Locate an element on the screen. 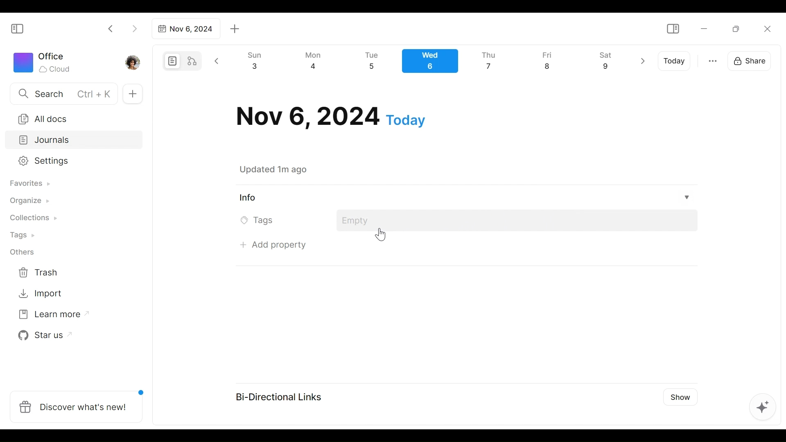  Share is located at coordinates (752, 60).